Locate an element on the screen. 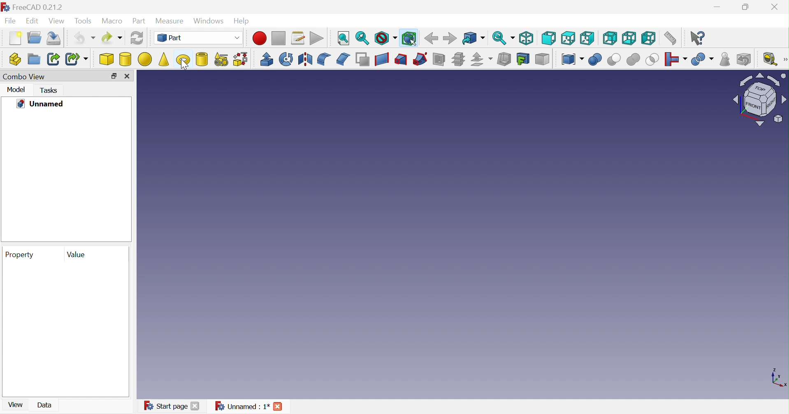 This screenshot has height=414, width=789. Section is located at coordinates (439, 60).